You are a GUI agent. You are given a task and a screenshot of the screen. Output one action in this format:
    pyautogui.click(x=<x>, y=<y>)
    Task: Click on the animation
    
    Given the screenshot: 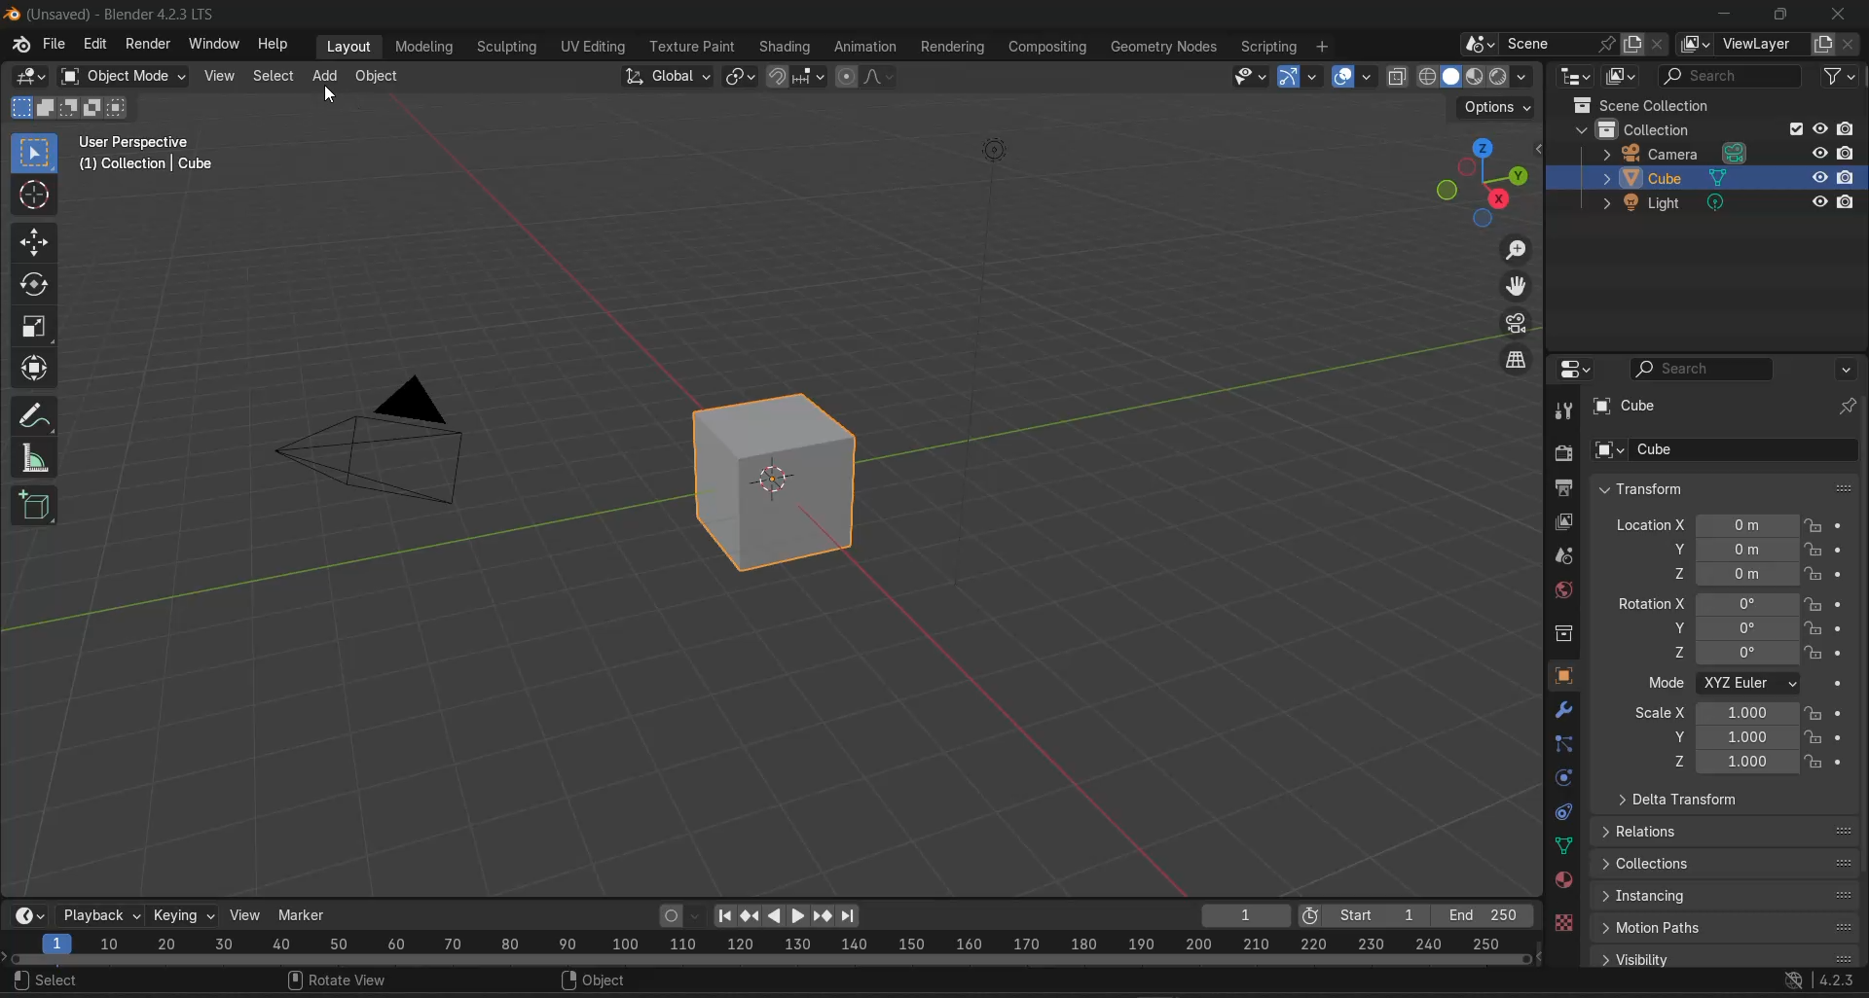 What is the action you would take?
    pyautogui.click(x=866, y=45)
    